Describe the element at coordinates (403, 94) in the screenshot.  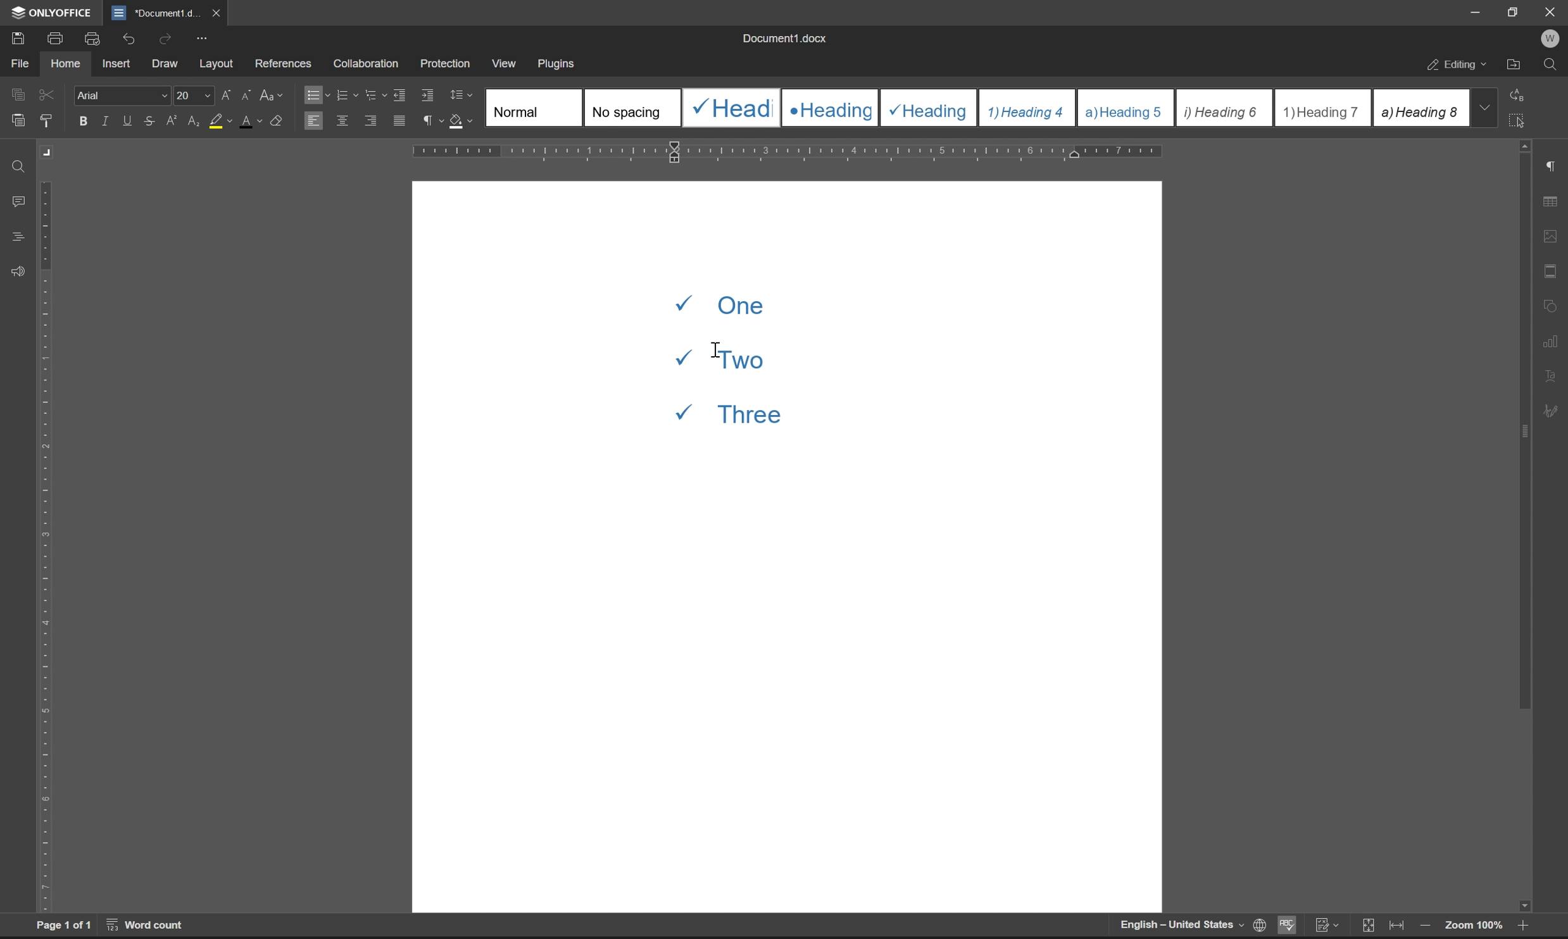
I see `decrease indent` at that location.